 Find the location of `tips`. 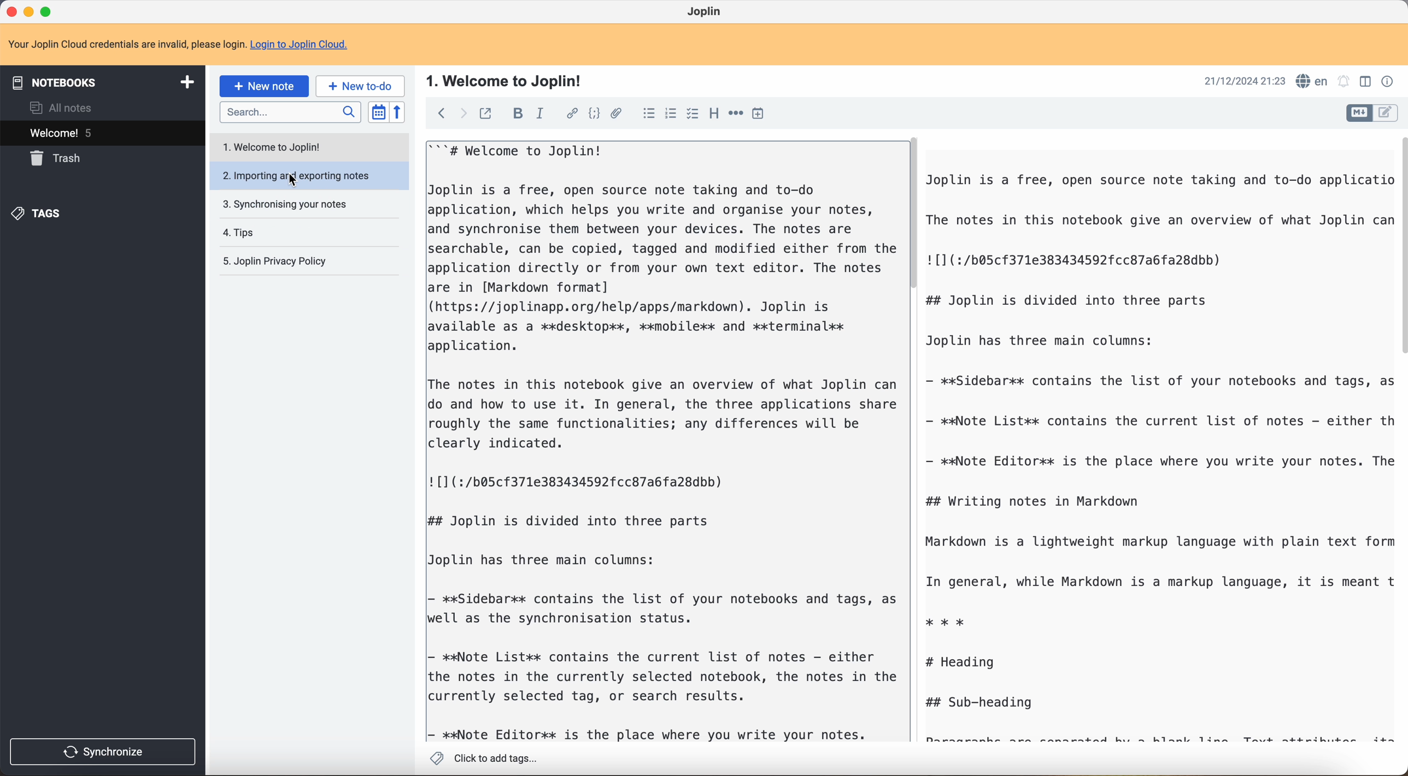

tips is located at coordinates (239, 231).